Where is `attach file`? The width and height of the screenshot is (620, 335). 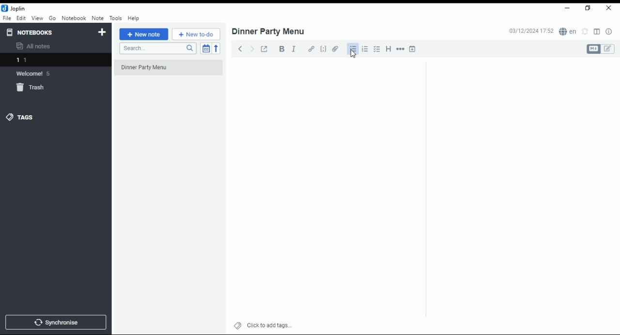
attach file is located at coordinates (337, 48).